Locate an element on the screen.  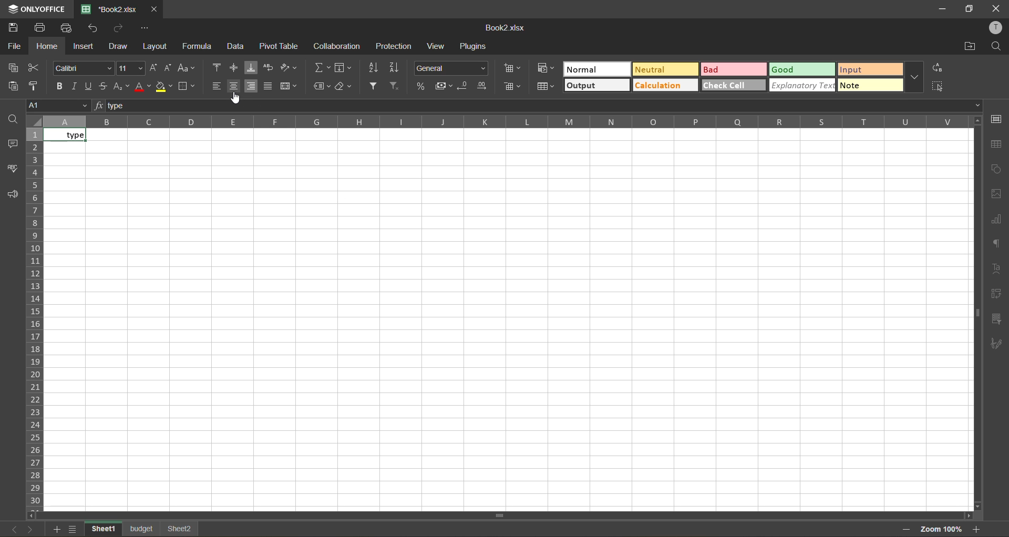
merge and center is located at coordinates (290, 86).